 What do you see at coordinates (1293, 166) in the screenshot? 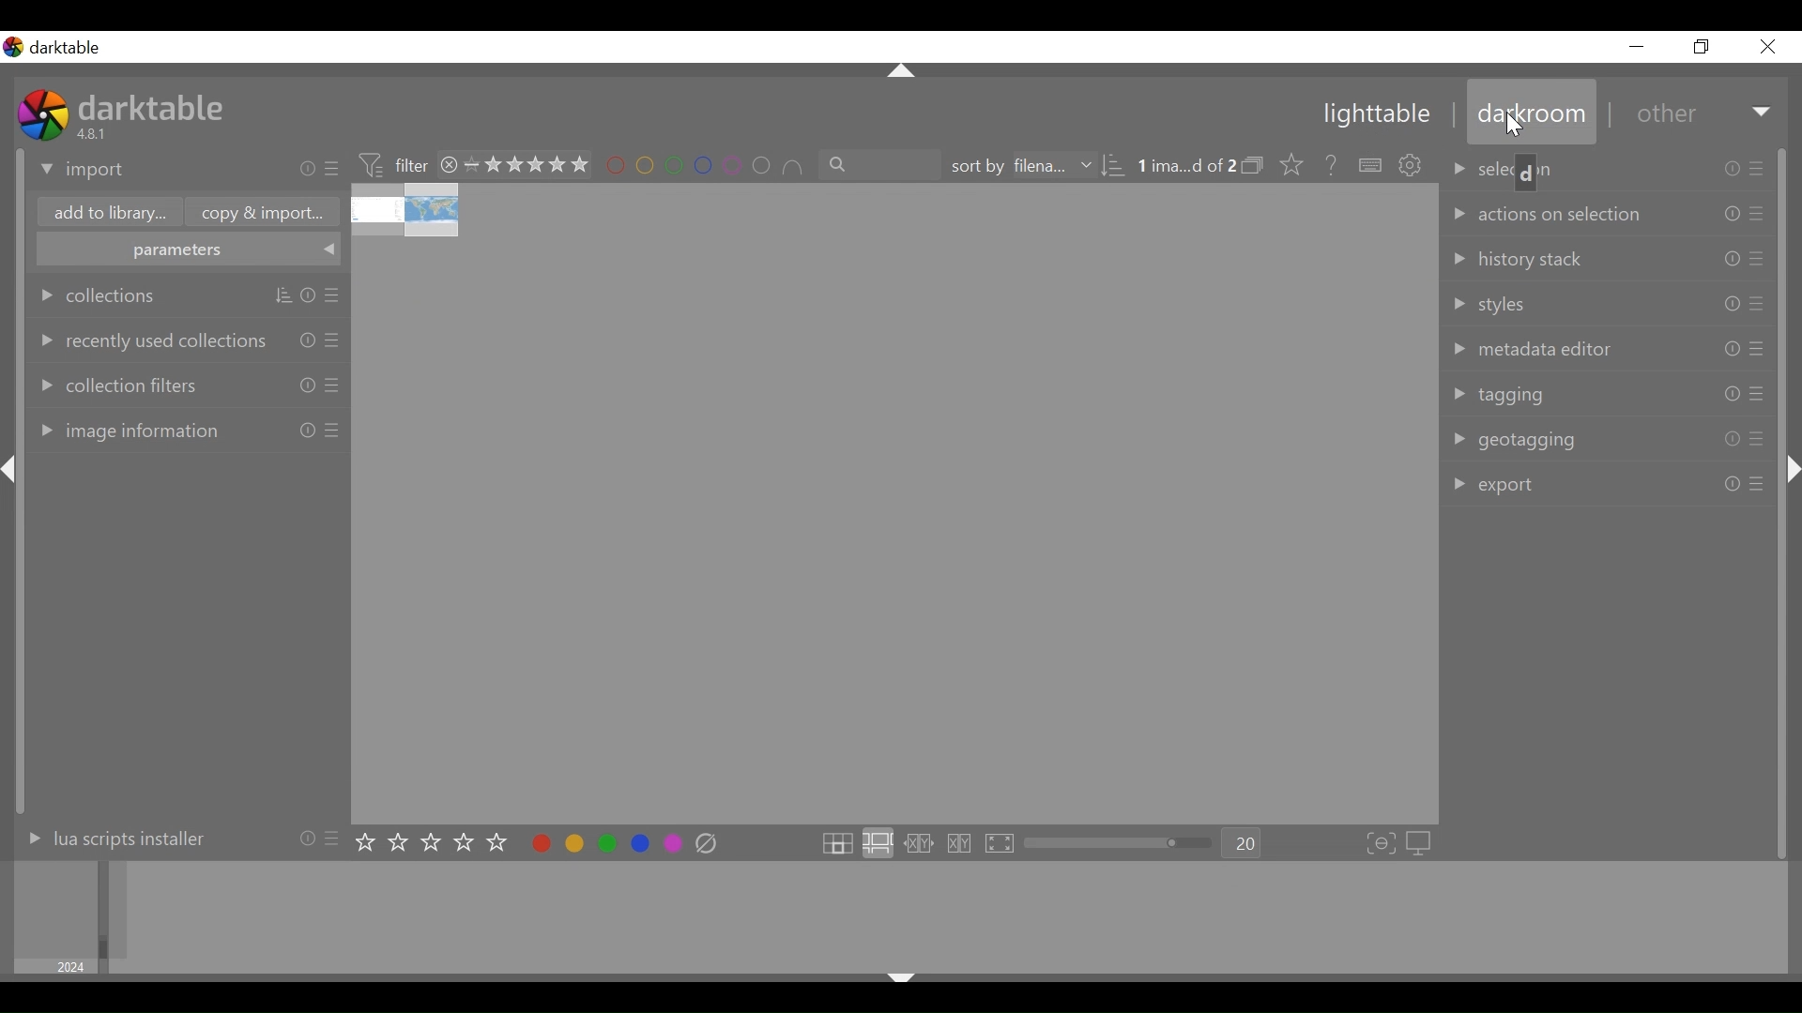
I see `lick to change the type of overlays shown on thumbnails` at bounding box center [1293, 166].